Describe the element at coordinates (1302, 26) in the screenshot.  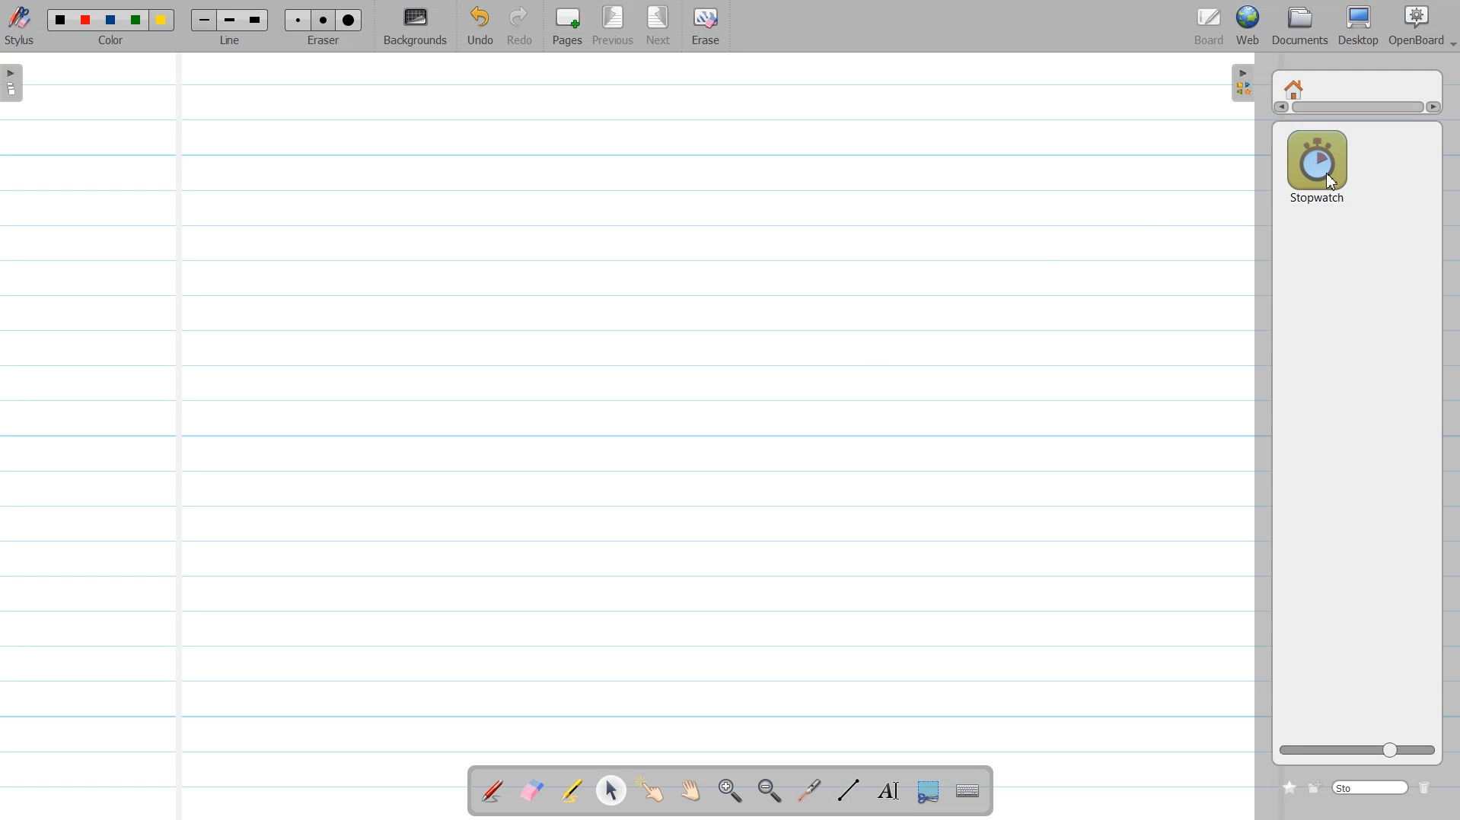
I see `Document` at that location.